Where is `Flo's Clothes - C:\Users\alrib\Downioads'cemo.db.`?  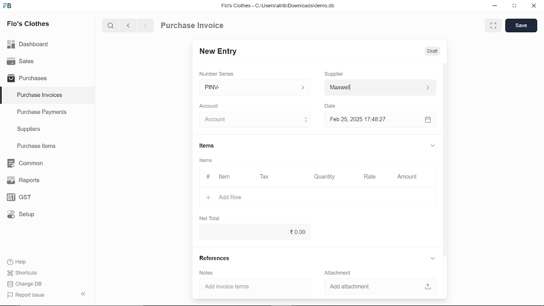
Flo's Clothes - C:\Users\alrib\Downioads'cemo.db. is located at coordinates (278, 7).